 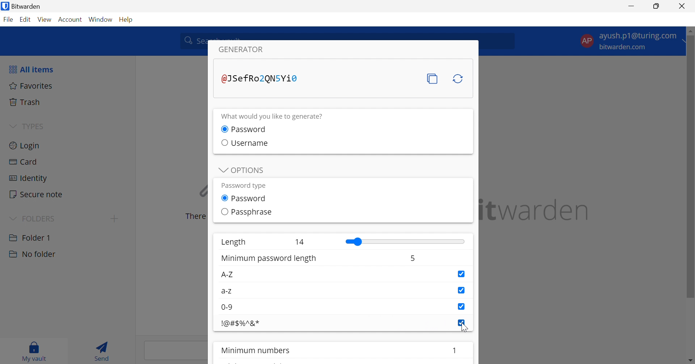 What do you see at coordinates (23, 6) in the screenshot?
I see `Bitwarden` at bounding box center [23, 6].